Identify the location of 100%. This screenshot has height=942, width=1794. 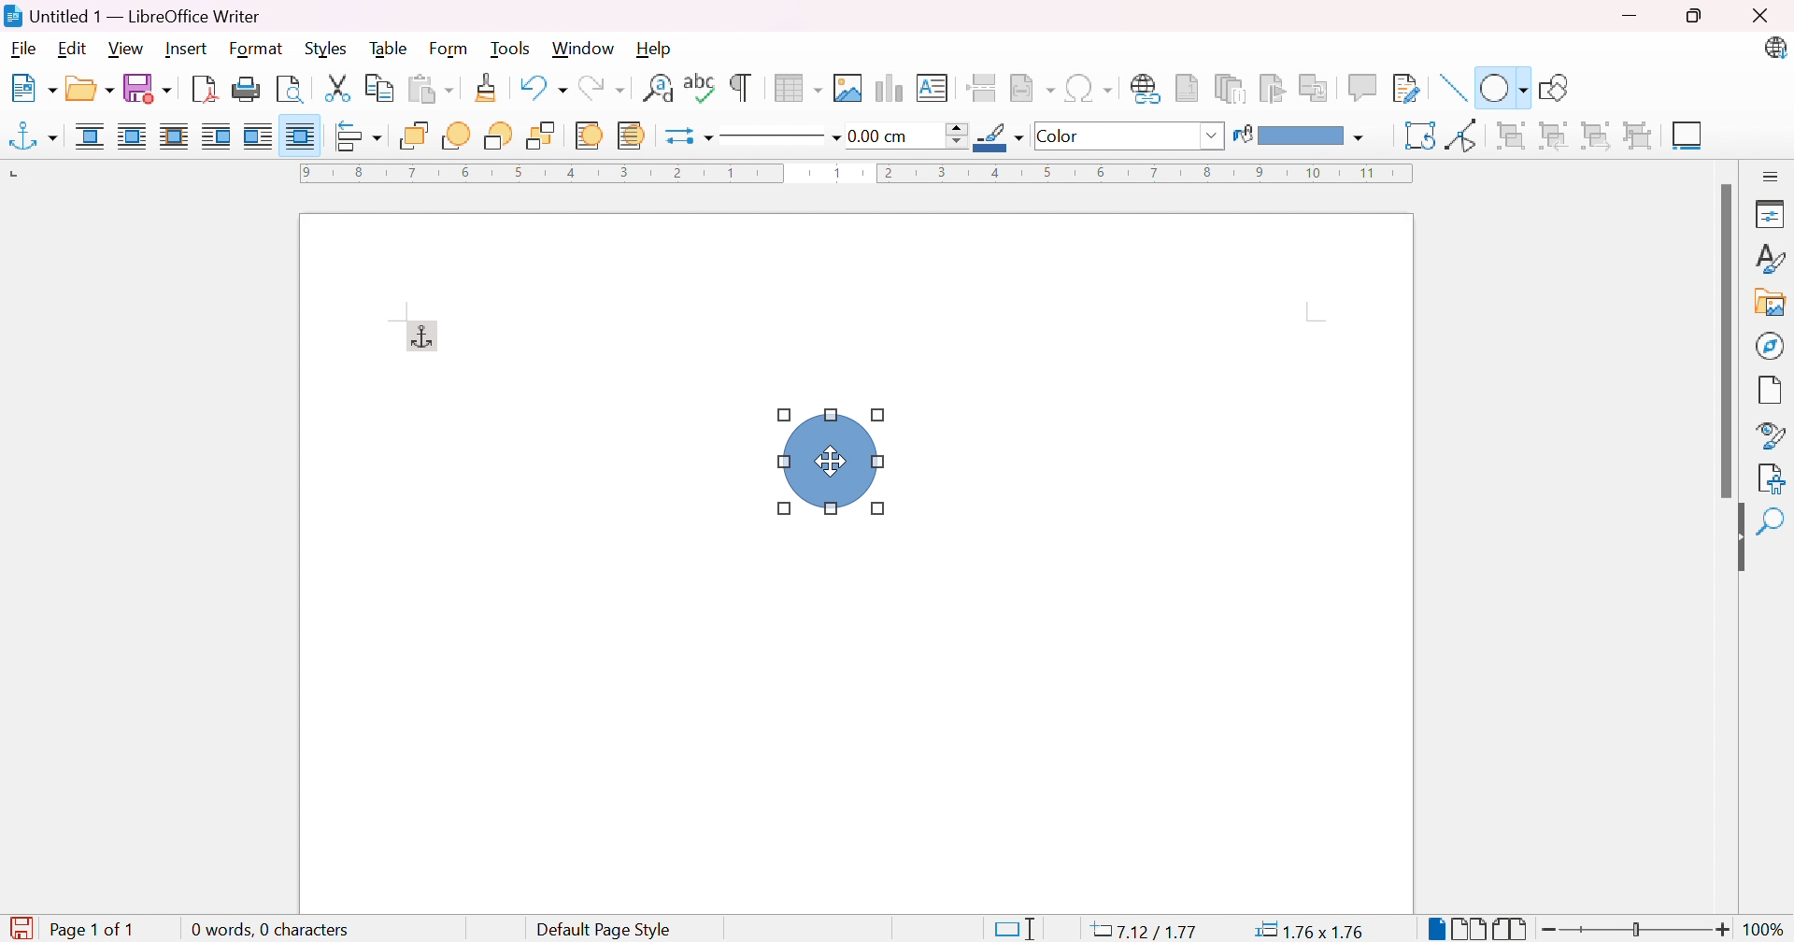
(1767, 931).